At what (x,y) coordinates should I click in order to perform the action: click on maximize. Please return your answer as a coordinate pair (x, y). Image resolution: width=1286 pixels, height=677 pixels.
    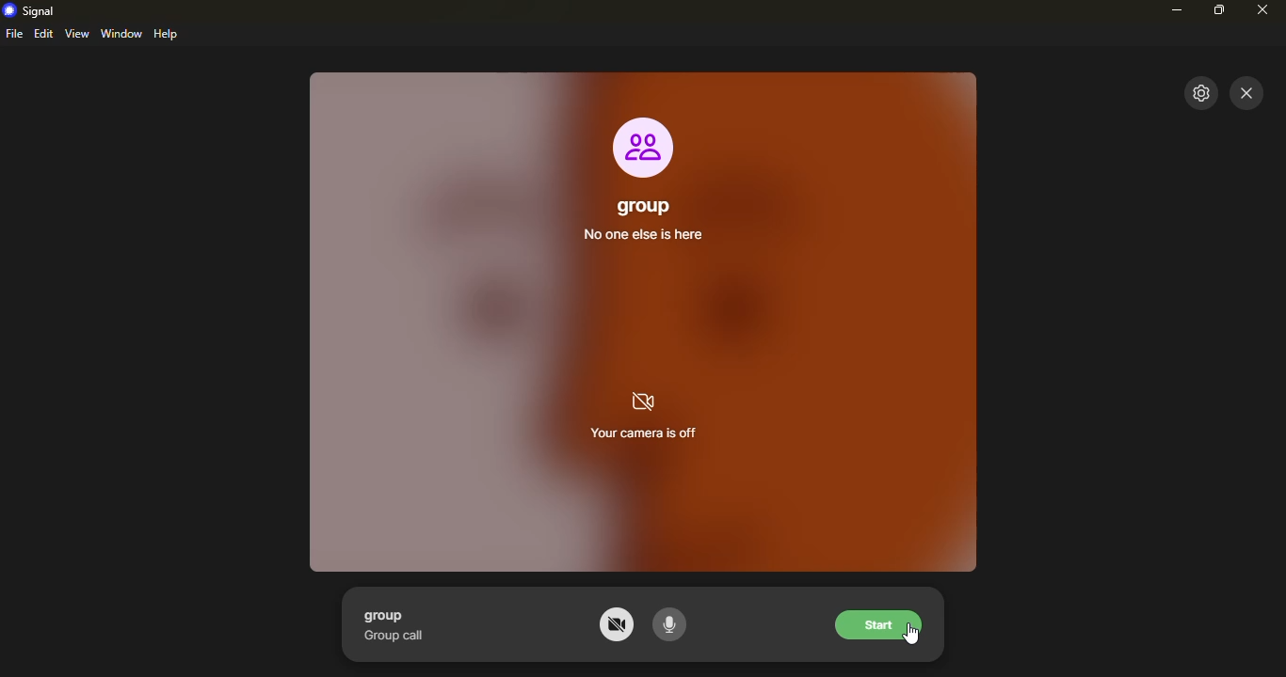
    Looking at the image, I should click on (1218, 8).